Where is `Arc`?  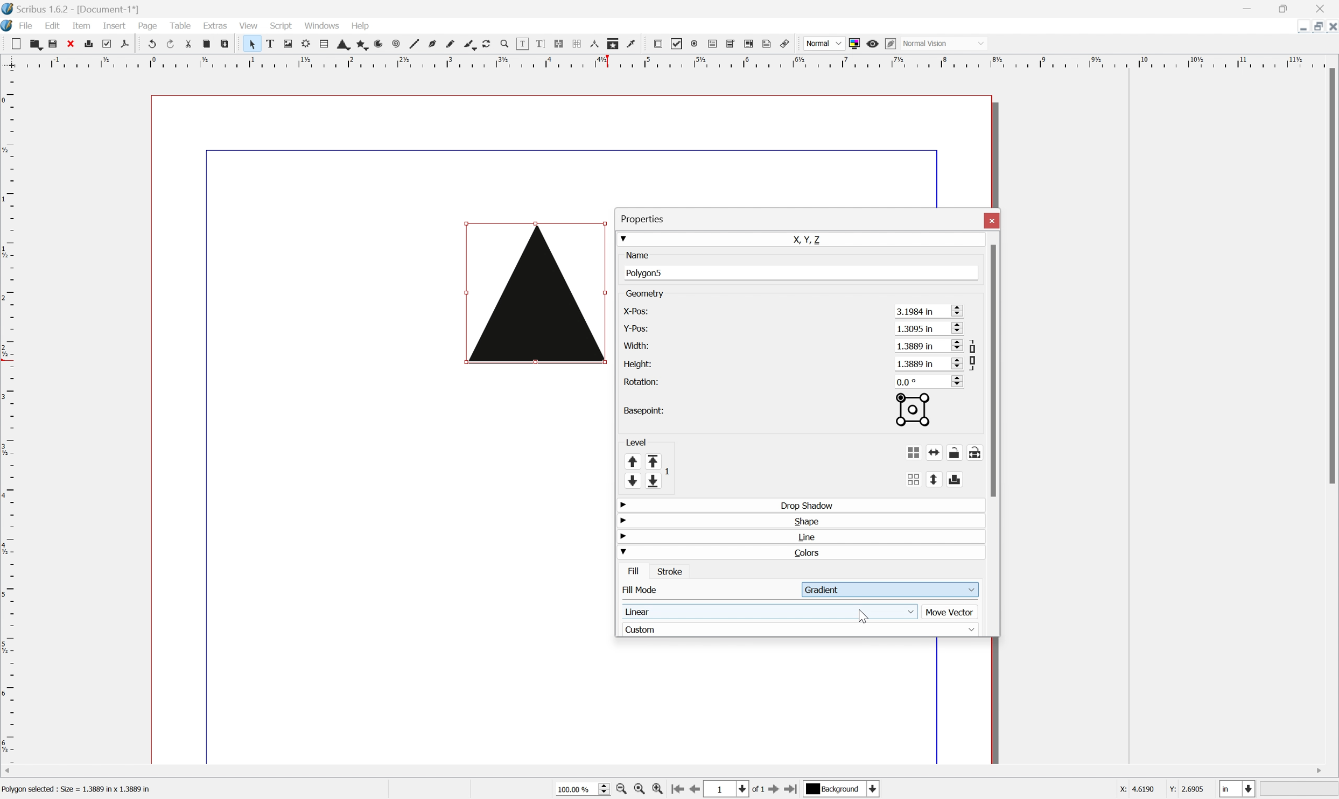
Arc is located at coordinates (376, 44).